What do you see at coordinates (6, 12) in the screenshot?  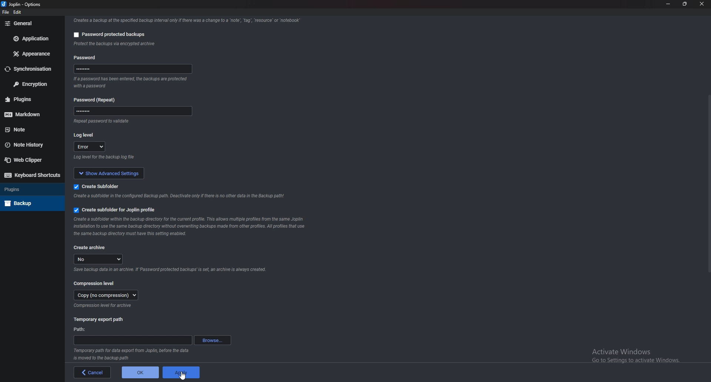 I see `file` at bounding box center [6, 12].